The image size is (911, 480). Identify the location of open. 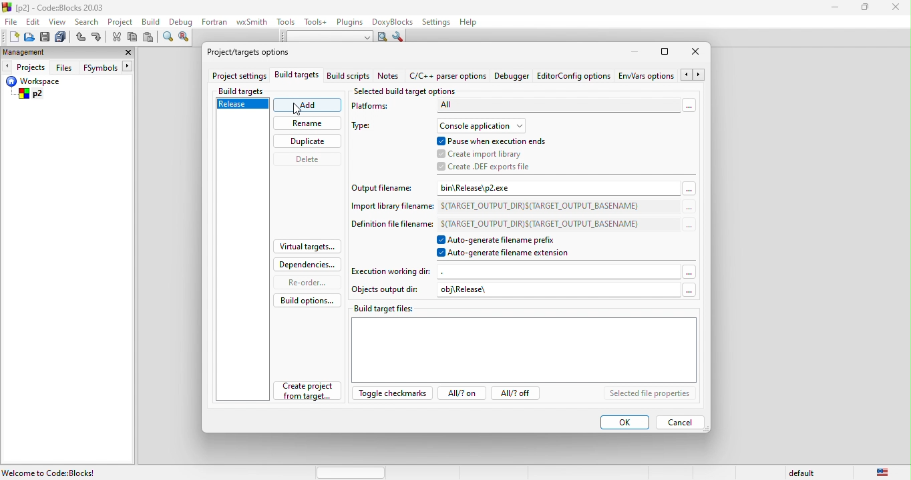
(29, 37).